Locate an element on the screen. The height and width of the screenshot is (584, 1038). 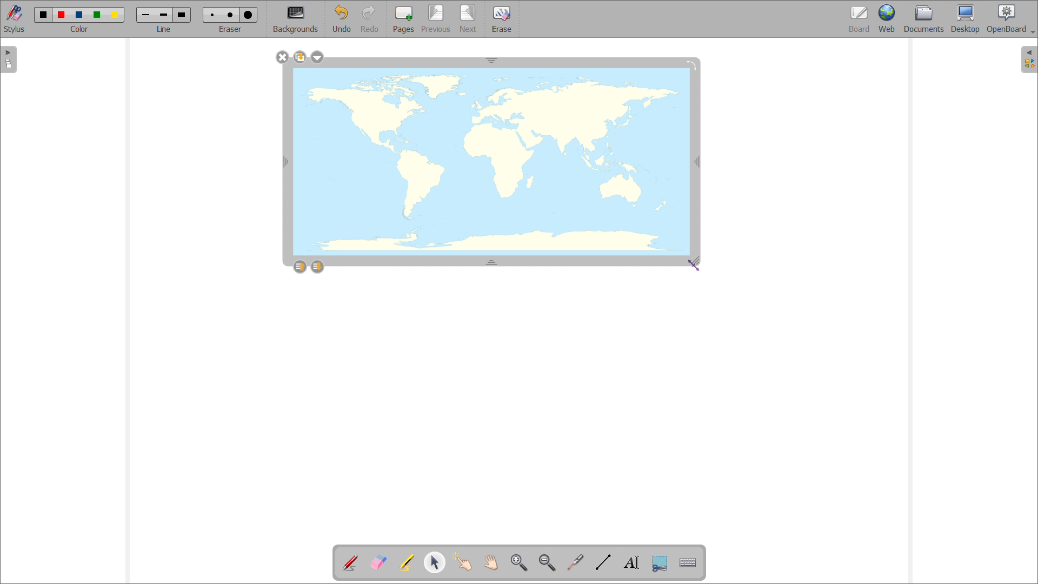
toggle stylus is located at coordinates (14, 19).